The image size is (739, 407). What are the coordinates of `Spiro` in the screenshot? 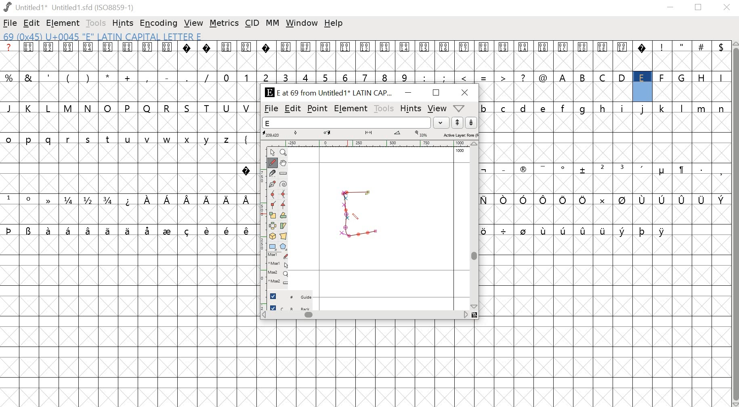 It's located at (283, 183).